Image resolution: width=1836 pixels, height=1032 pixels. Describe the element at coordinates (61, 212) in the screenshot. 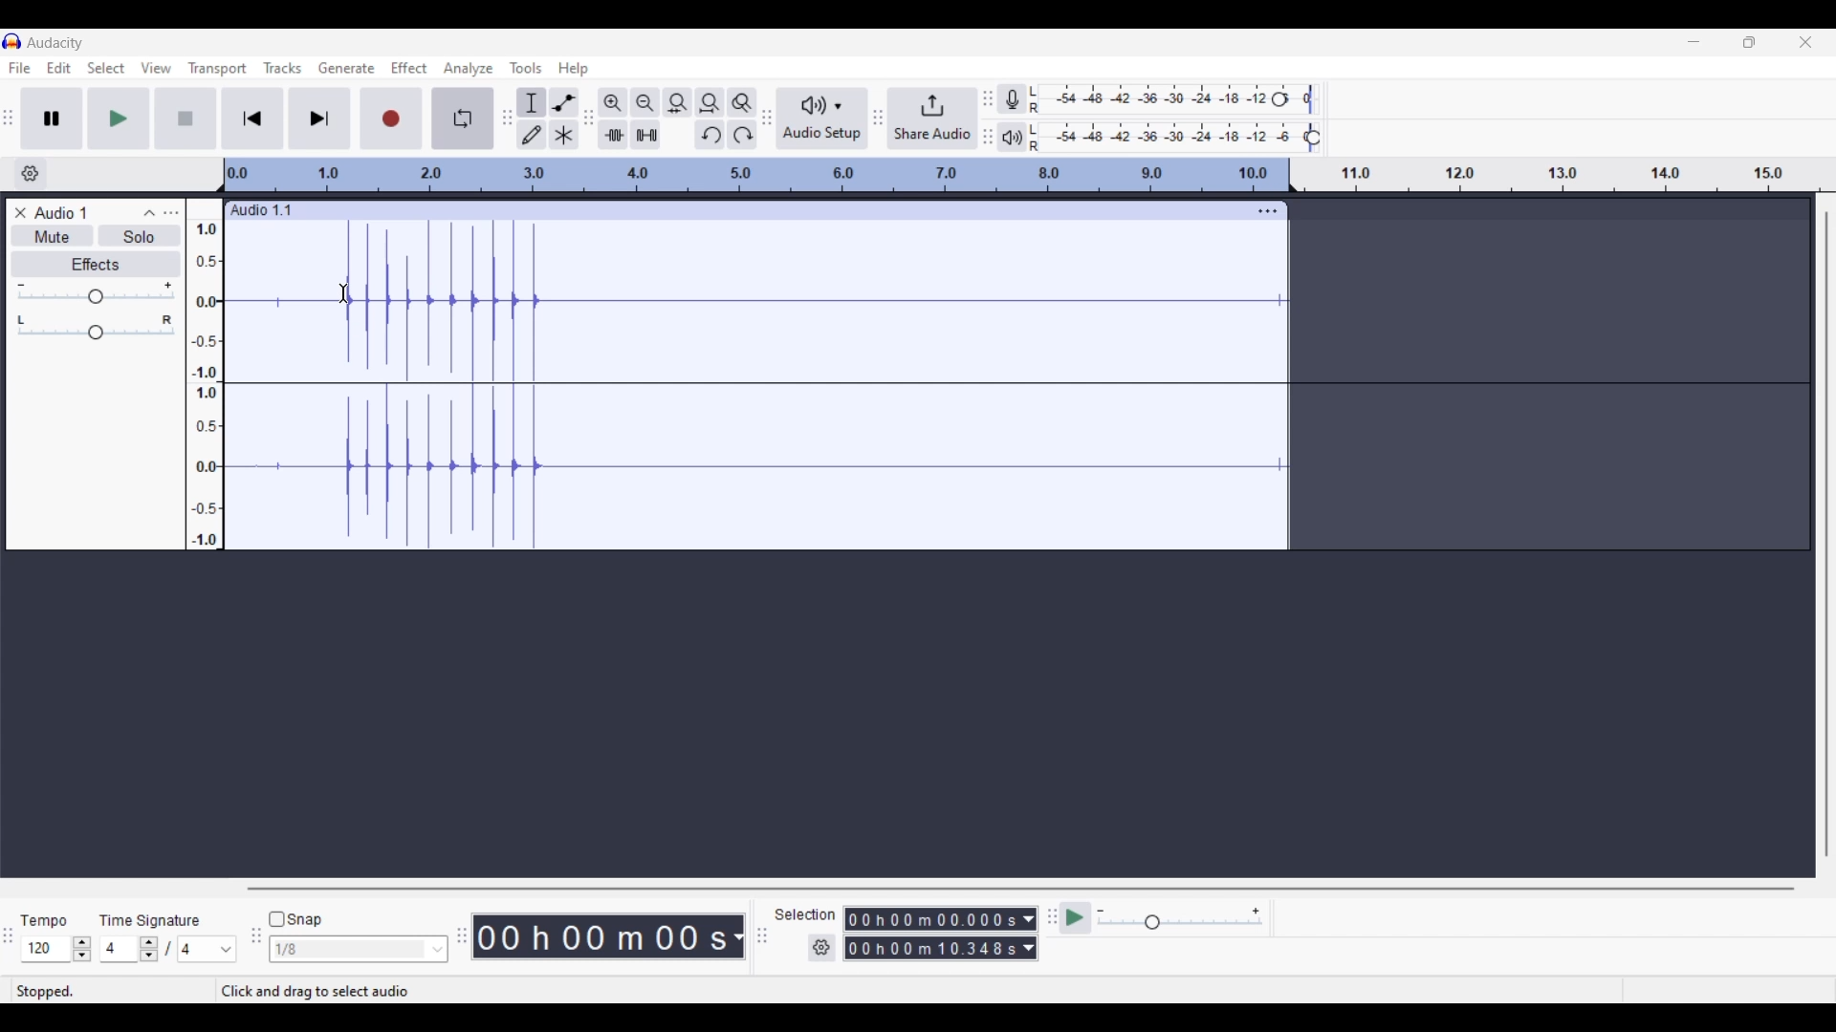

I see `Name of audio track` at that location.